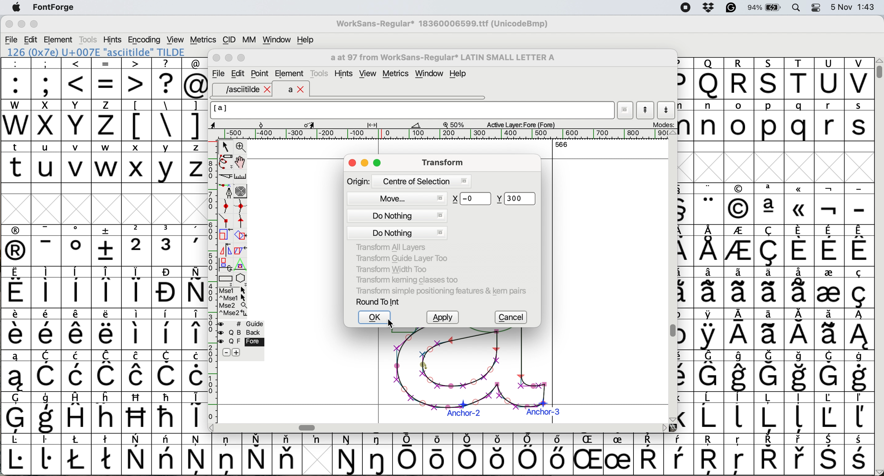 The image size is (884, 476). What do you see at coordinates (829, 246) in the screenshot?
I see `symbol` at bounding box center [829, 246].